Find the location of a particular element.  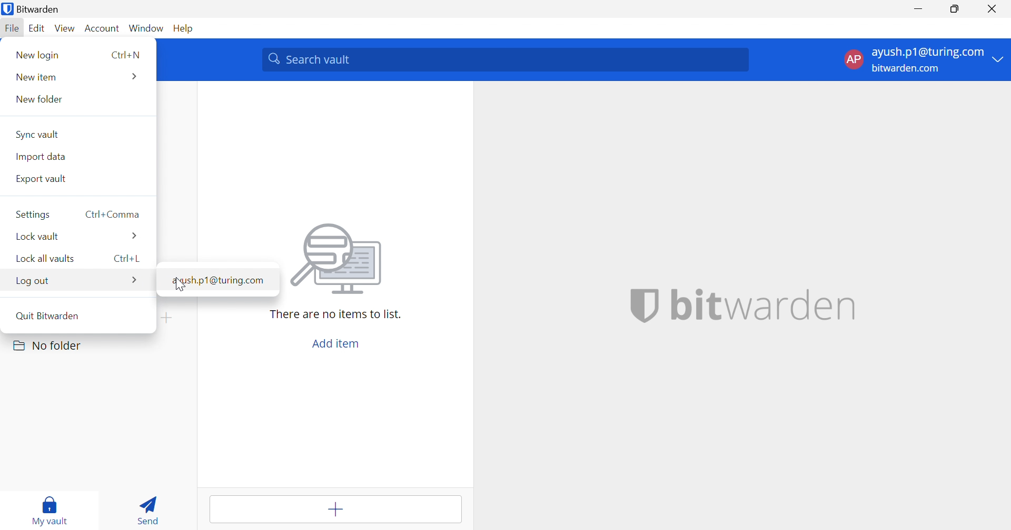

Help is located at coordinates (184, 28).